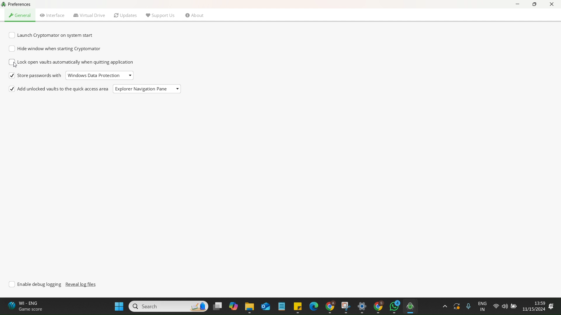 The image size is (561, 315). Describe the element at coordinates (329, 306) in the screenshot. I see `Chrome` at that location.